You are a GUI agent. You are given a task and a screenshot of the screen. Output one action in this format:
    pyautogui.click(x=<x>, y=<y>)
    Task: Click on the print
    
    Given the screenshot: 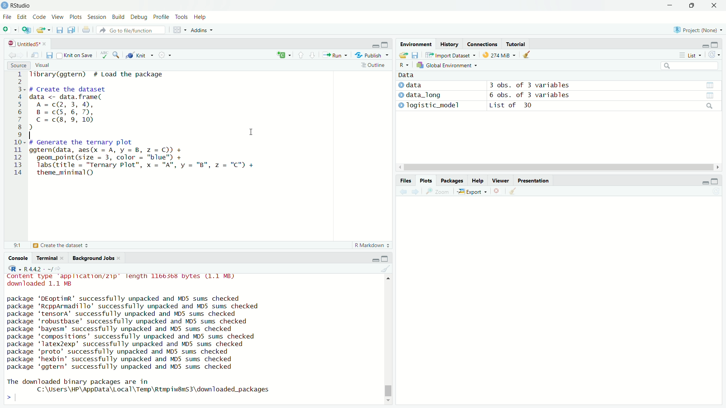 What is the action you would take?
    pyautogui.click(x=88, y=31)
    